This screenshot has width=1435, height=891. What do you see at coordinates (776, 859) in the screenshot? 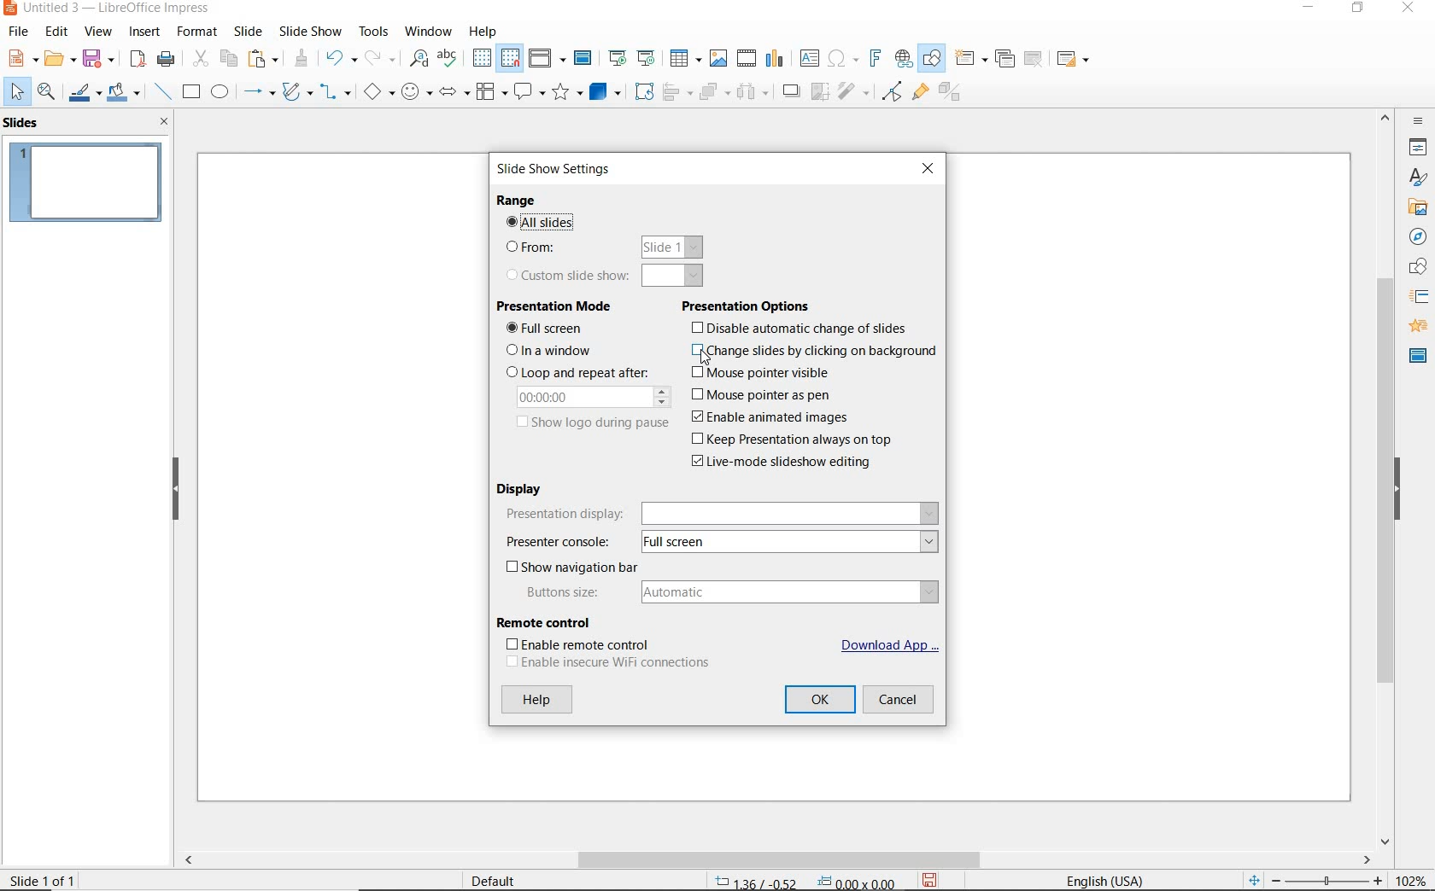
I see `SCROLLBAR` at bounding box center [776, 859].